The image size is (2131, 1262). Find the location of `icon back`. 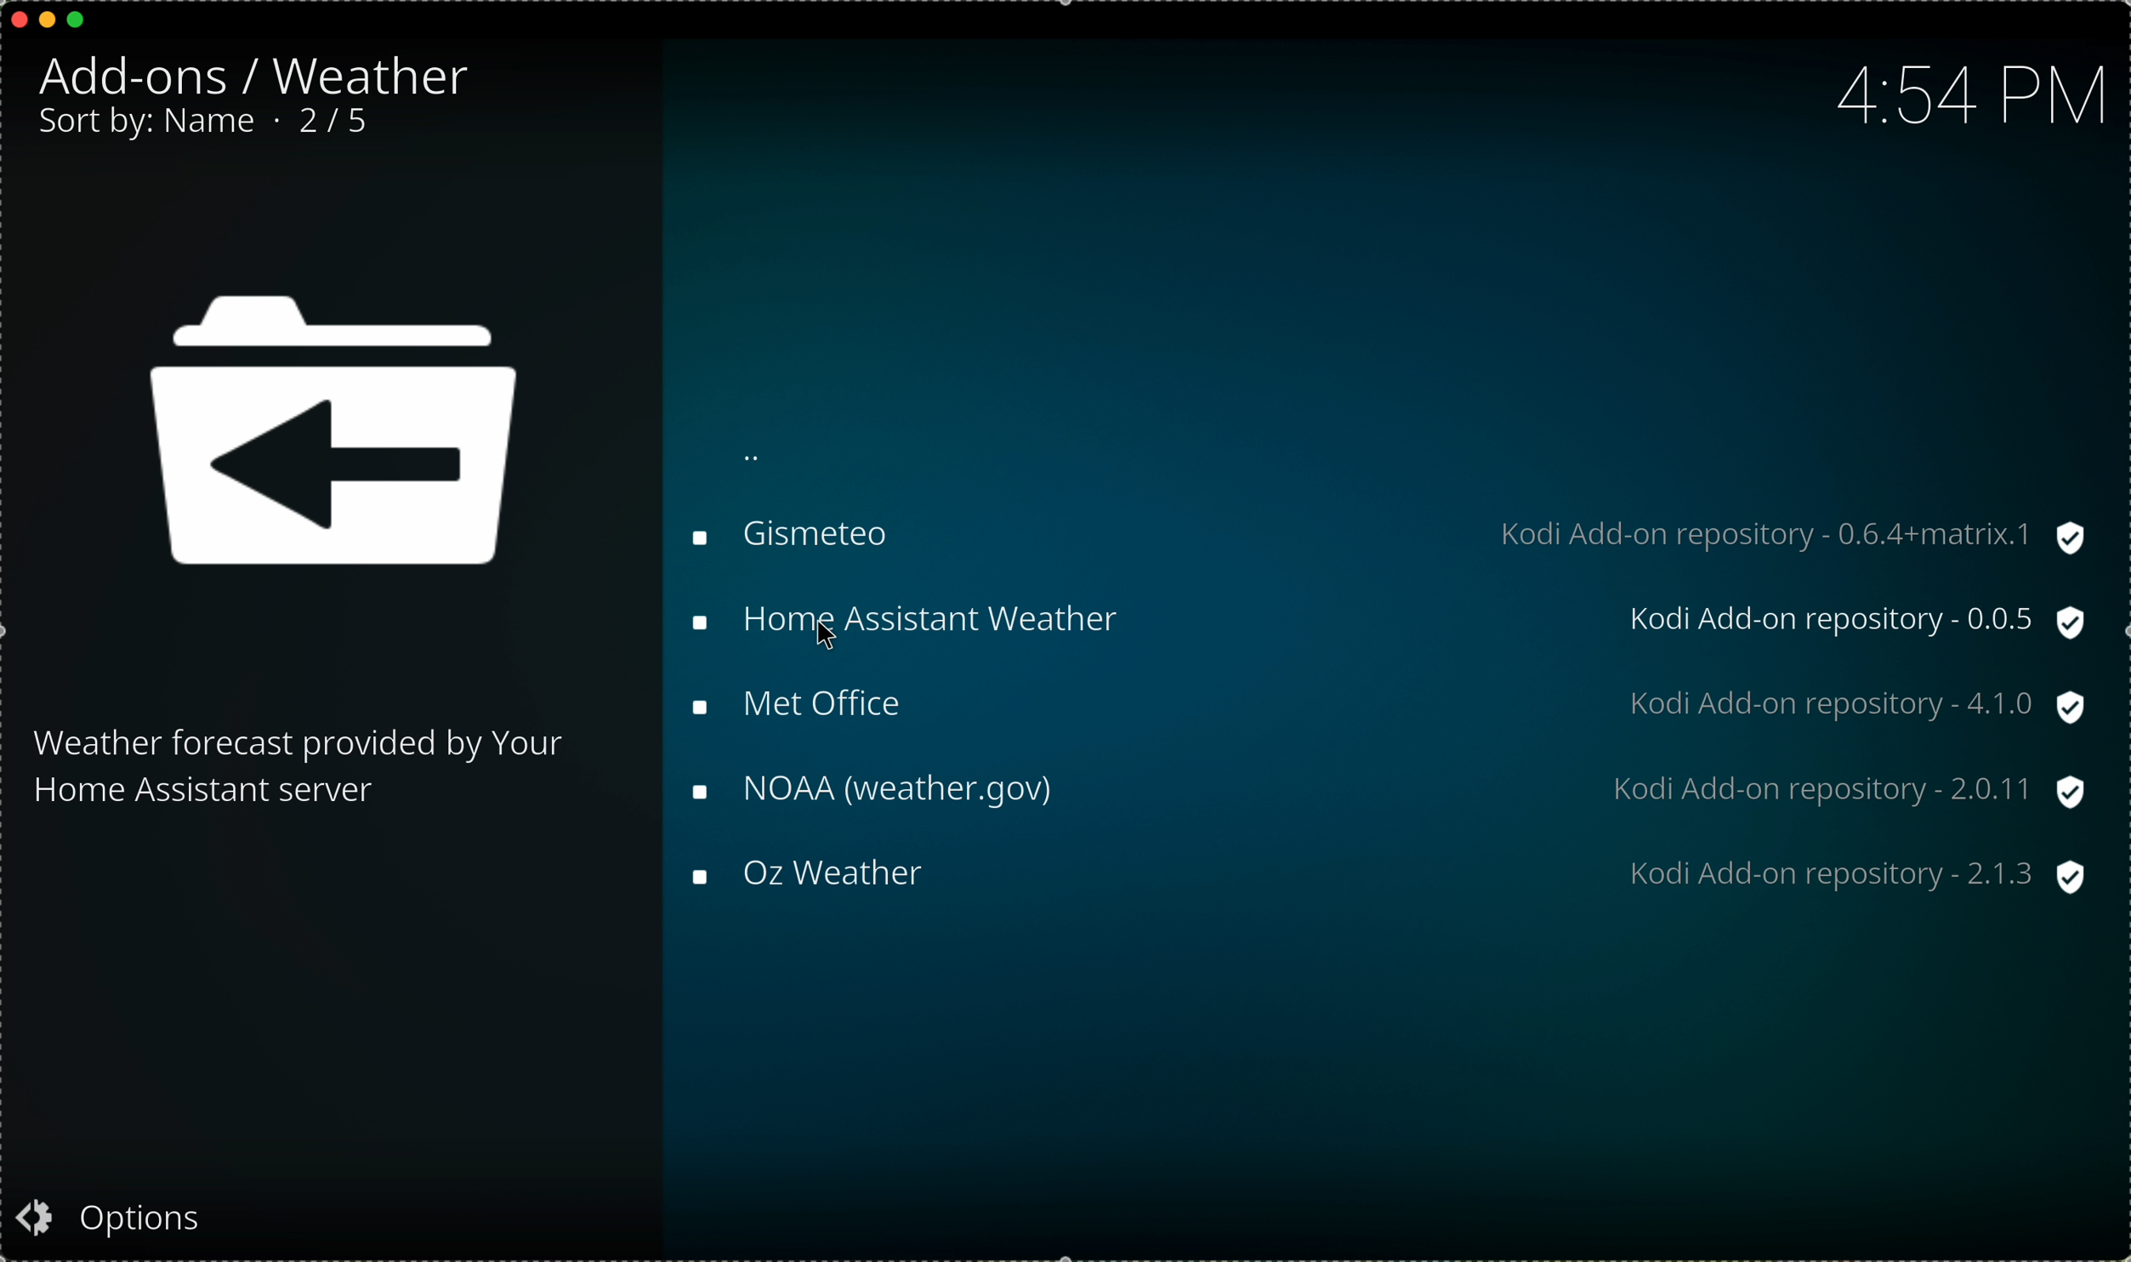

icon back is located at coordinates (336, 424).